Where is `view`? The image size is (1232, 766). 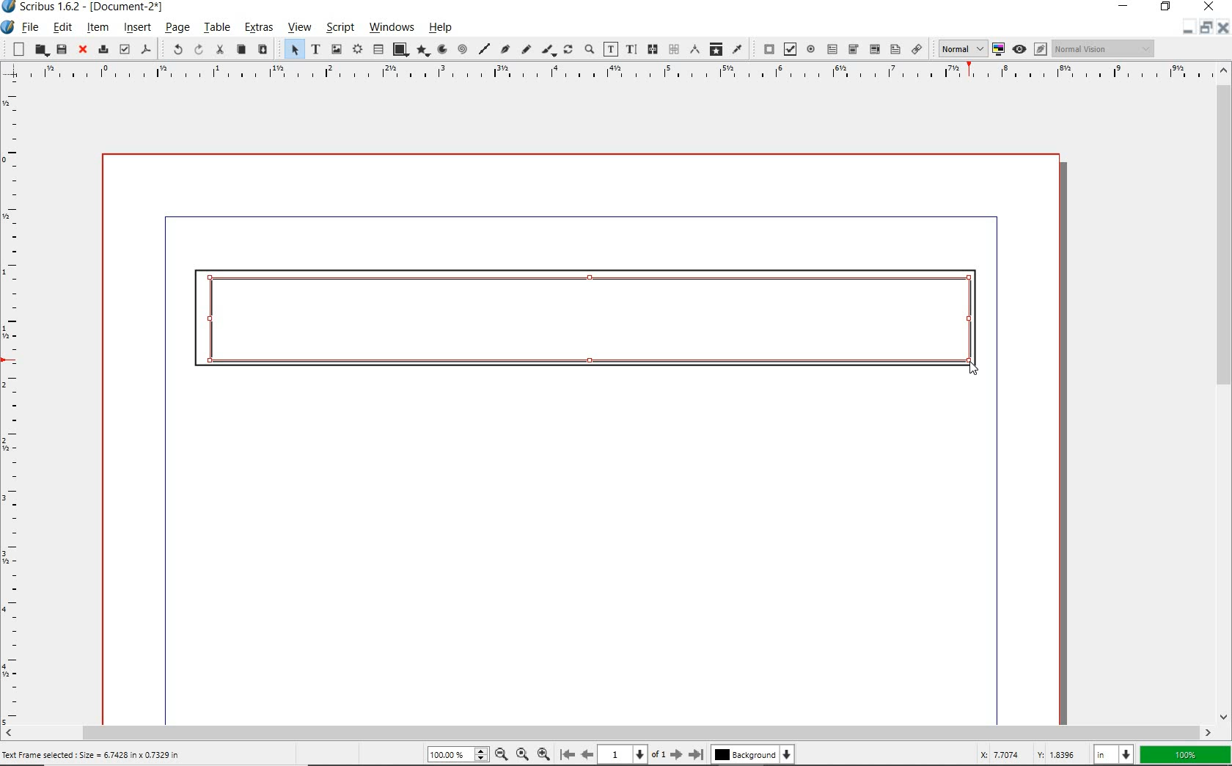 view is located at coordinates (301, 28).